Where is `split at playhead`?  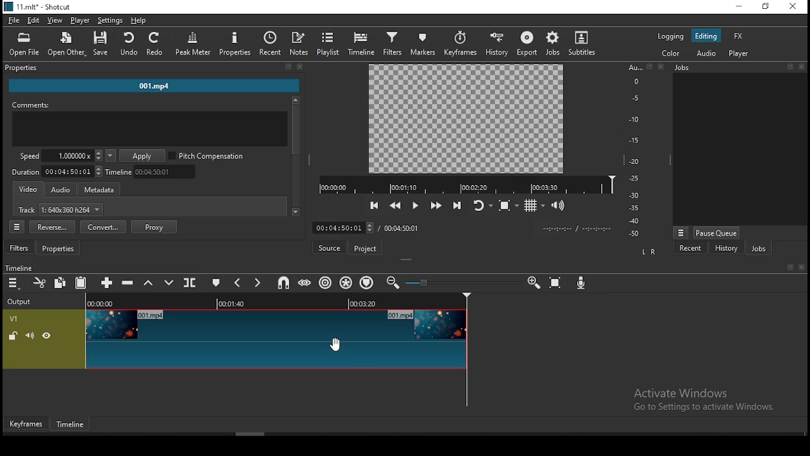 split at playhead is located at coordinates (189, 283).